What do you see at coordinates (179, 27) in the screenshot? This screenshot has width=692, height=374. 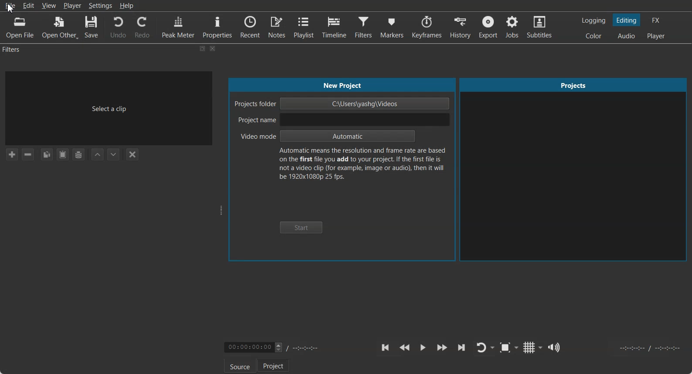 I see `Peak Meter` at bounding box center [179, 27].